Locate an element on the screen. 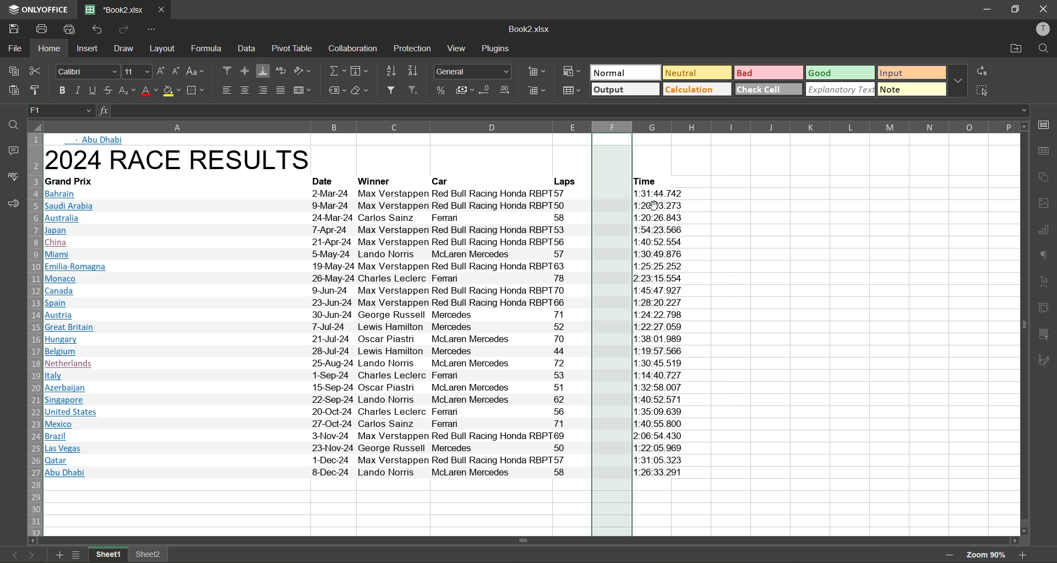 This screenshot has width=1057, height=563. column names is located at coordinates (528, 126).